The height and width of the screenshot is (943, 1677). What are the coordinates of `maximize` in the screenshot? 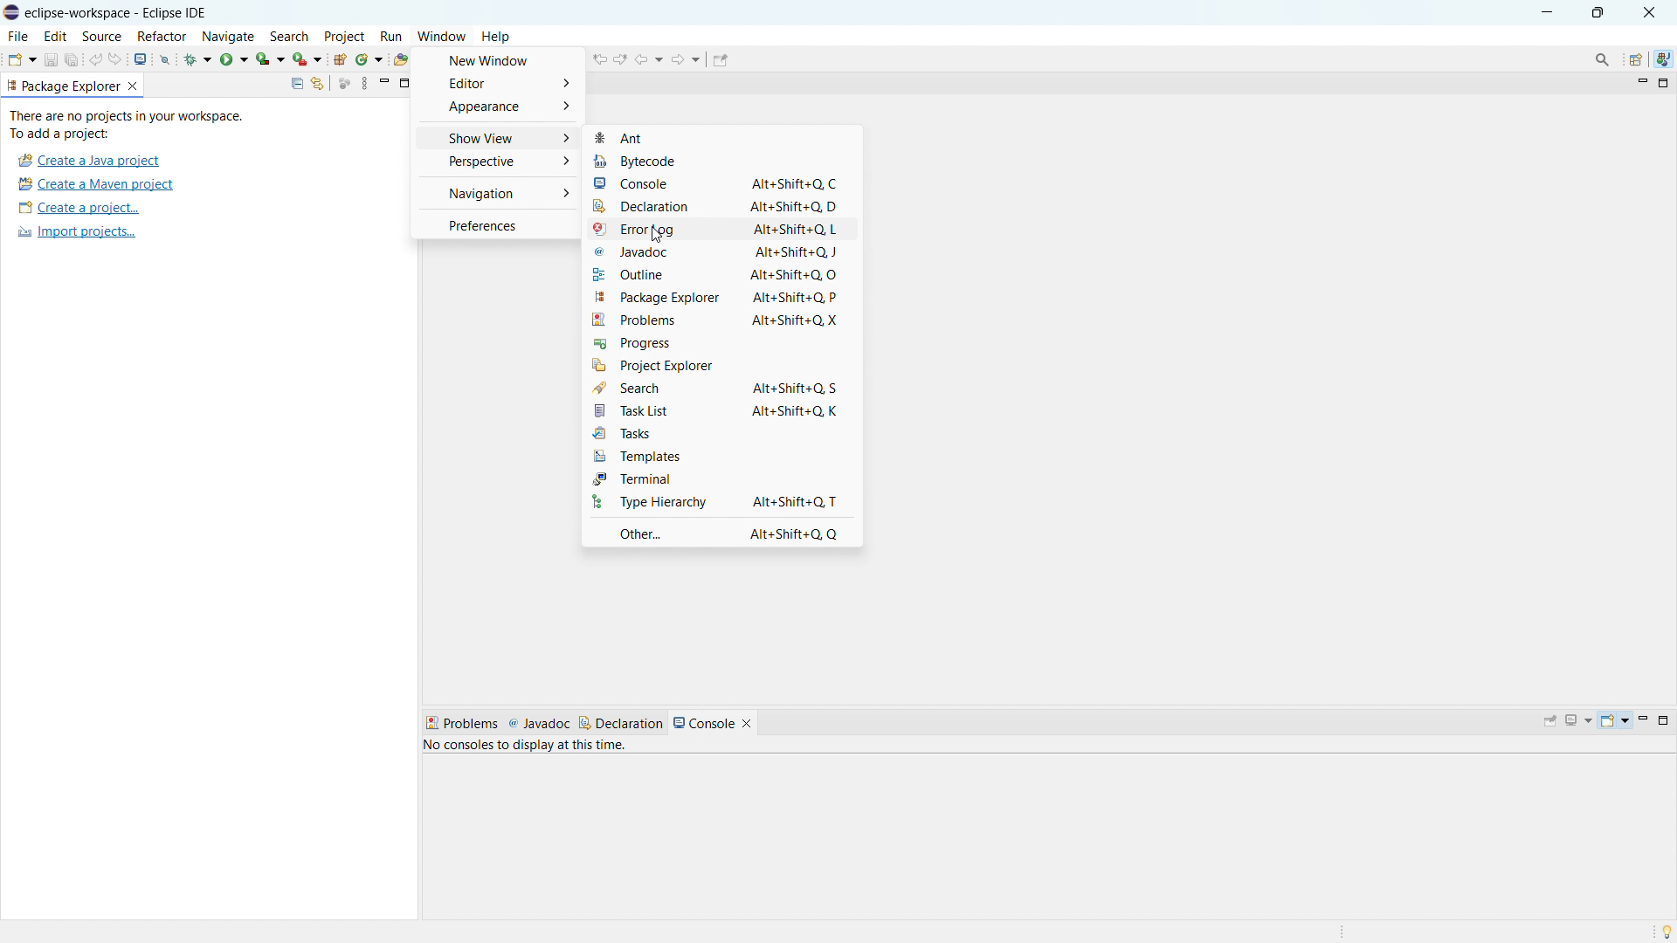 It's located at (406, 84).